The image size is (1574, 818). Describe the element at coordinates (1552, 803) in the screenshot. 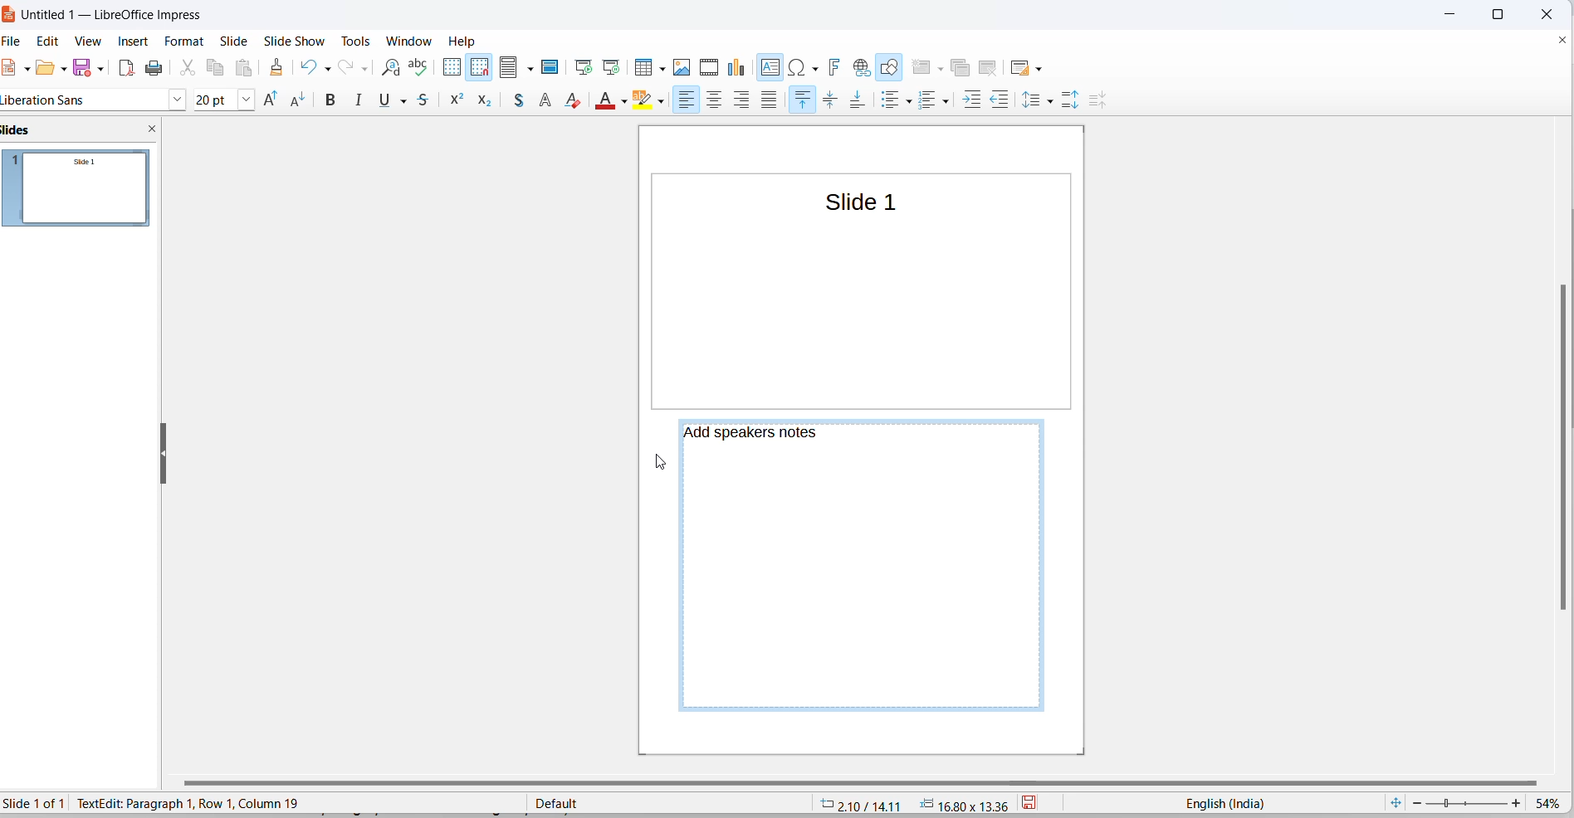

I see `zoom percentage` at that location.